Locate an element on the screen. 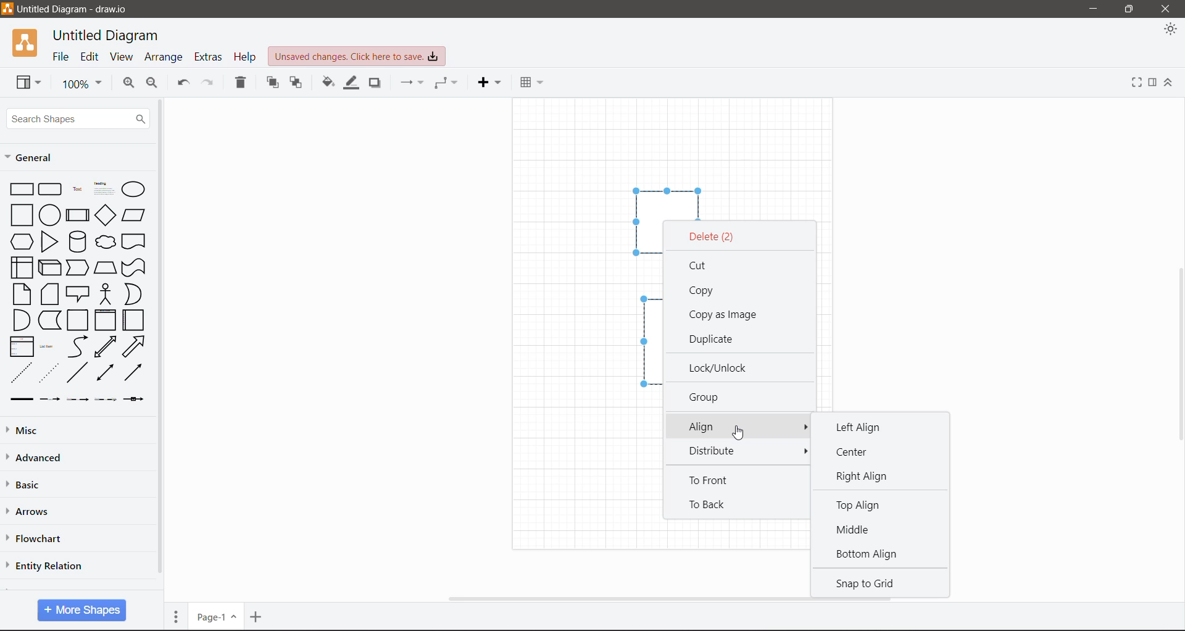  Top Align is located at coordinates (860, 507).